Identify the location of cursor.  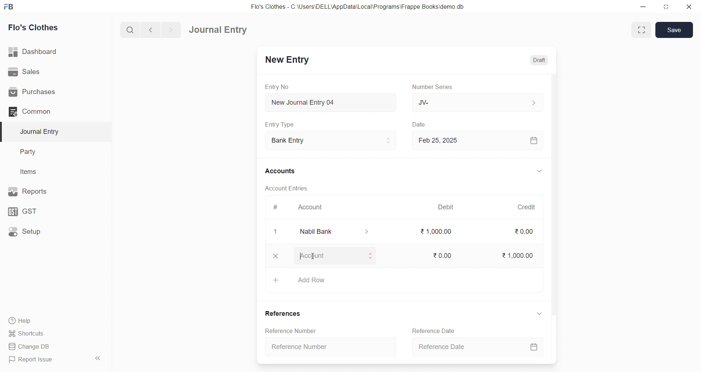
(313, 260).